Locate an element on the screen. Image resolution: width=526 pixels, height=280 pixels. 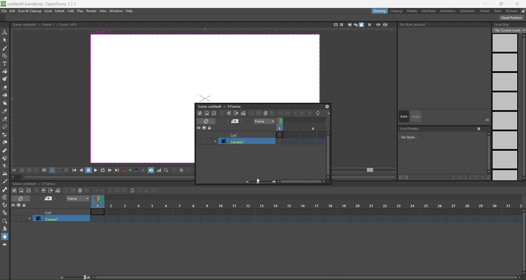
help is located at coordinates (129, 11).